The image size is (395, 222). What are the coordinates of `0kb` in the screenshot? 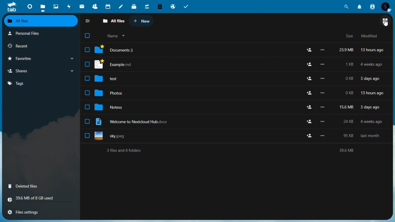 It's located at (349, 80).